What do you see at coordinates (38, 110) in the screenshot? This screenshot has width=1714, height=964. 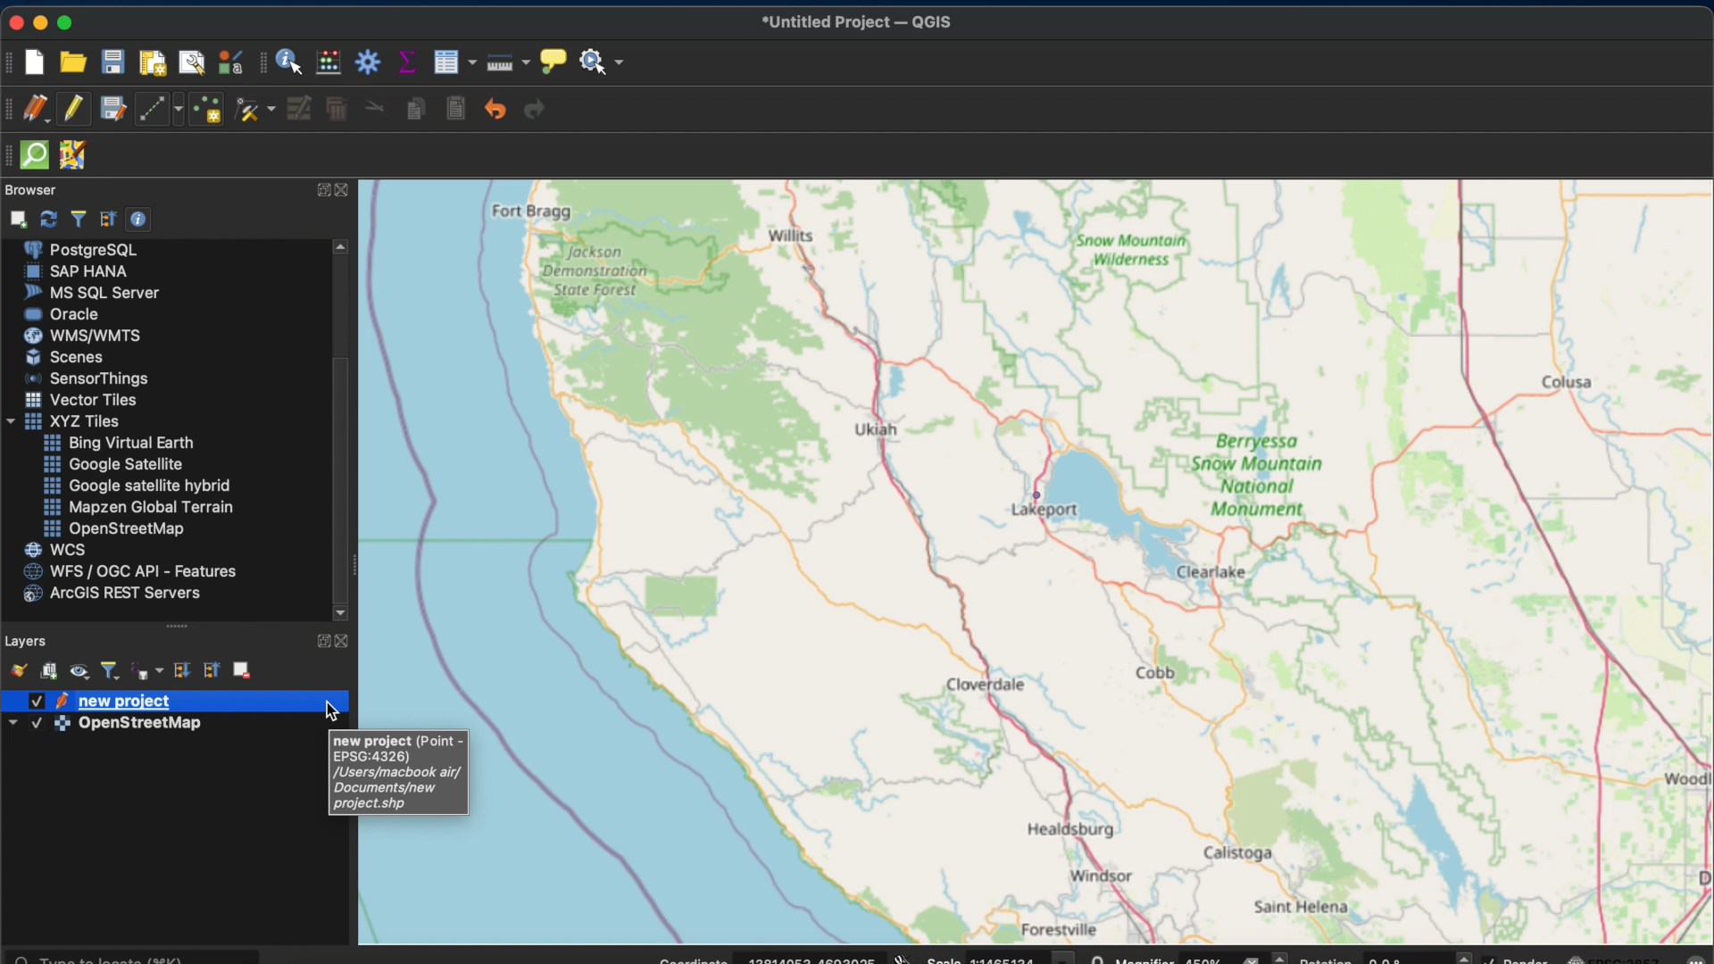 I see `current edits` at bounding box center [38, 110].